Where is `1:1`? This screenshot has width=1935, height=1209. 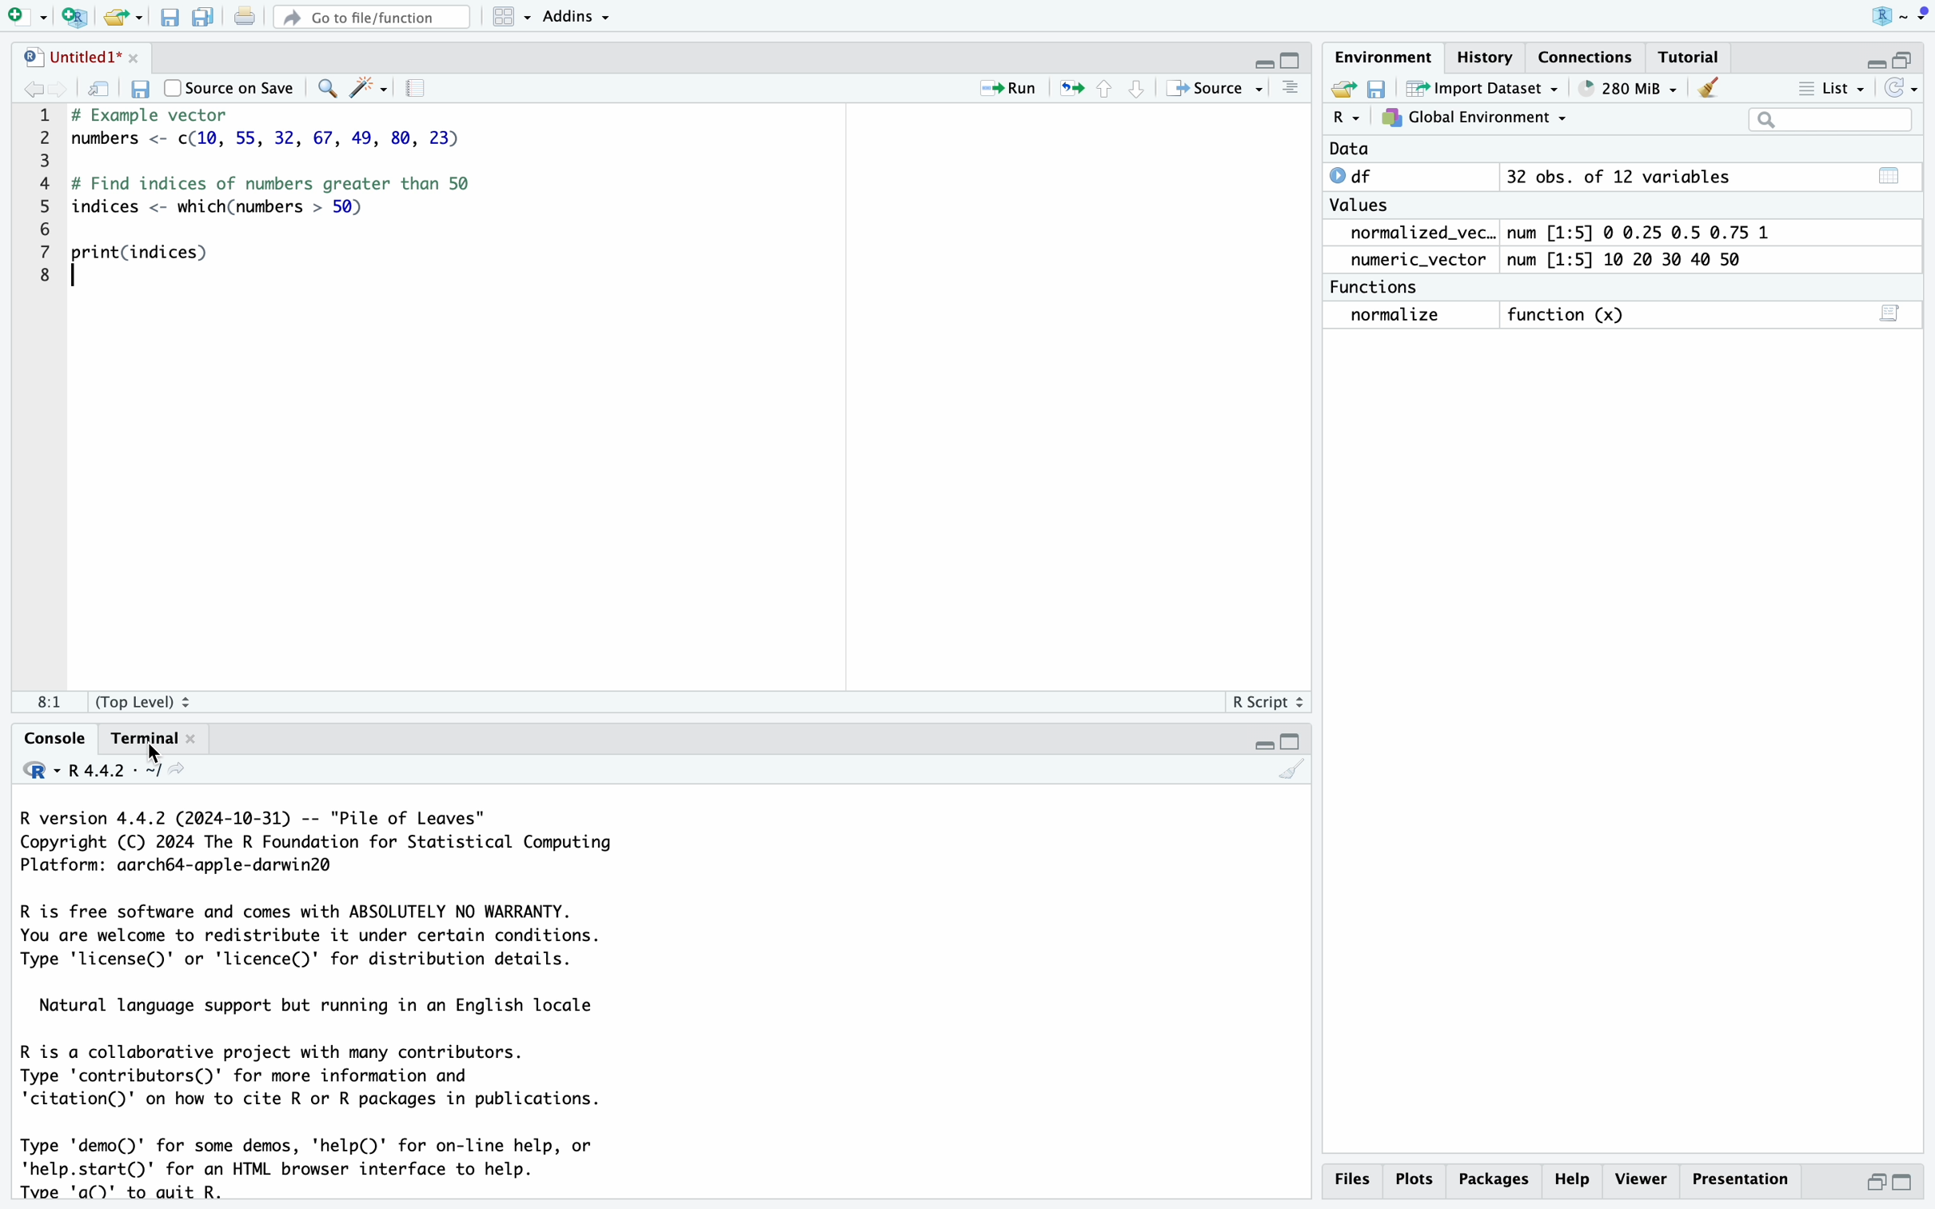
1:1 is located at coordinates (40, 701).